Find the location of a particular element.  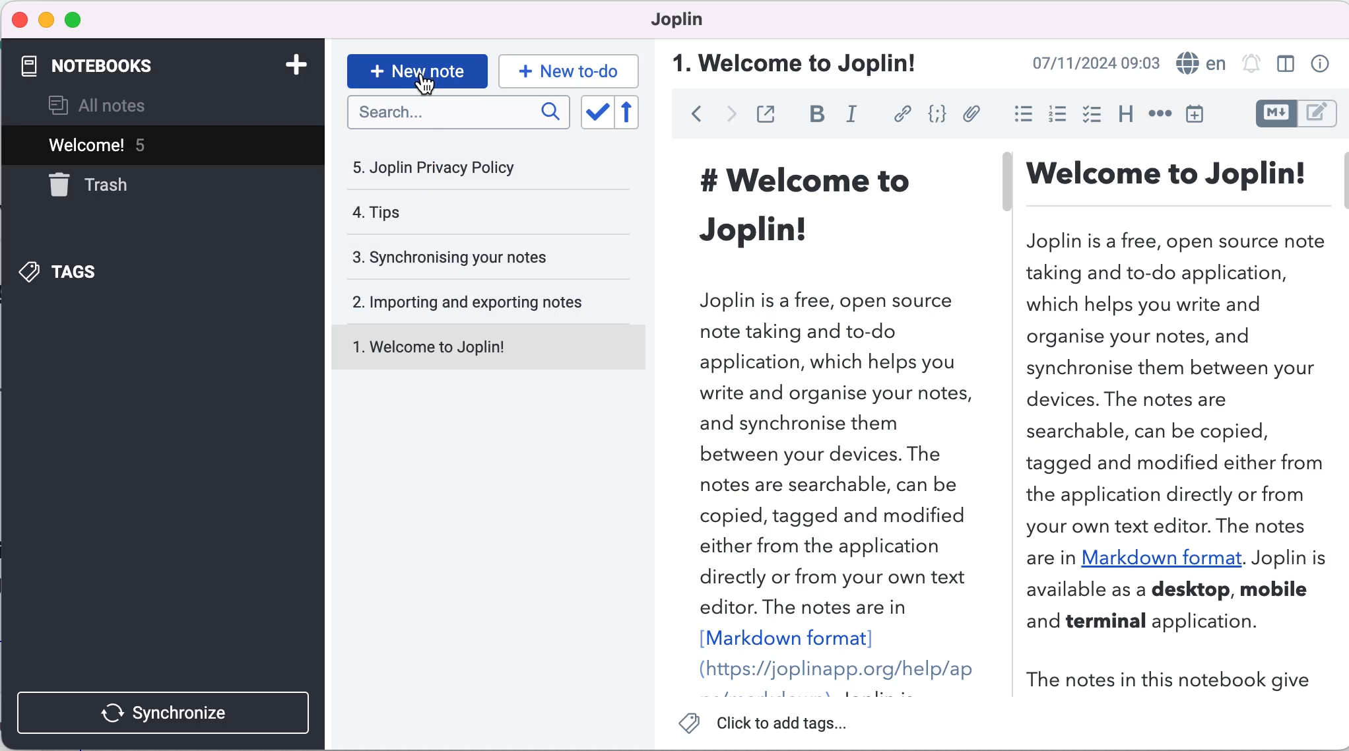

new note is located at coordinates (416, 67).